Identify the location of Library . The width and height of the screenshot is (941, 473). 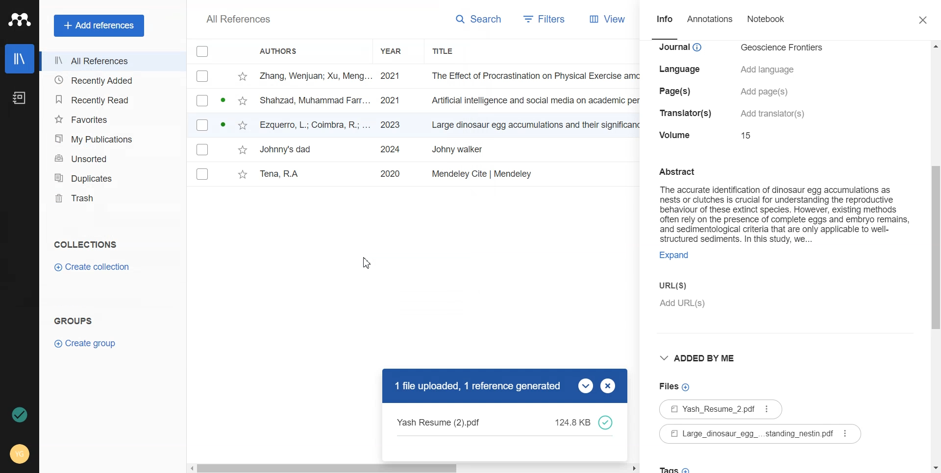
(20, 59).